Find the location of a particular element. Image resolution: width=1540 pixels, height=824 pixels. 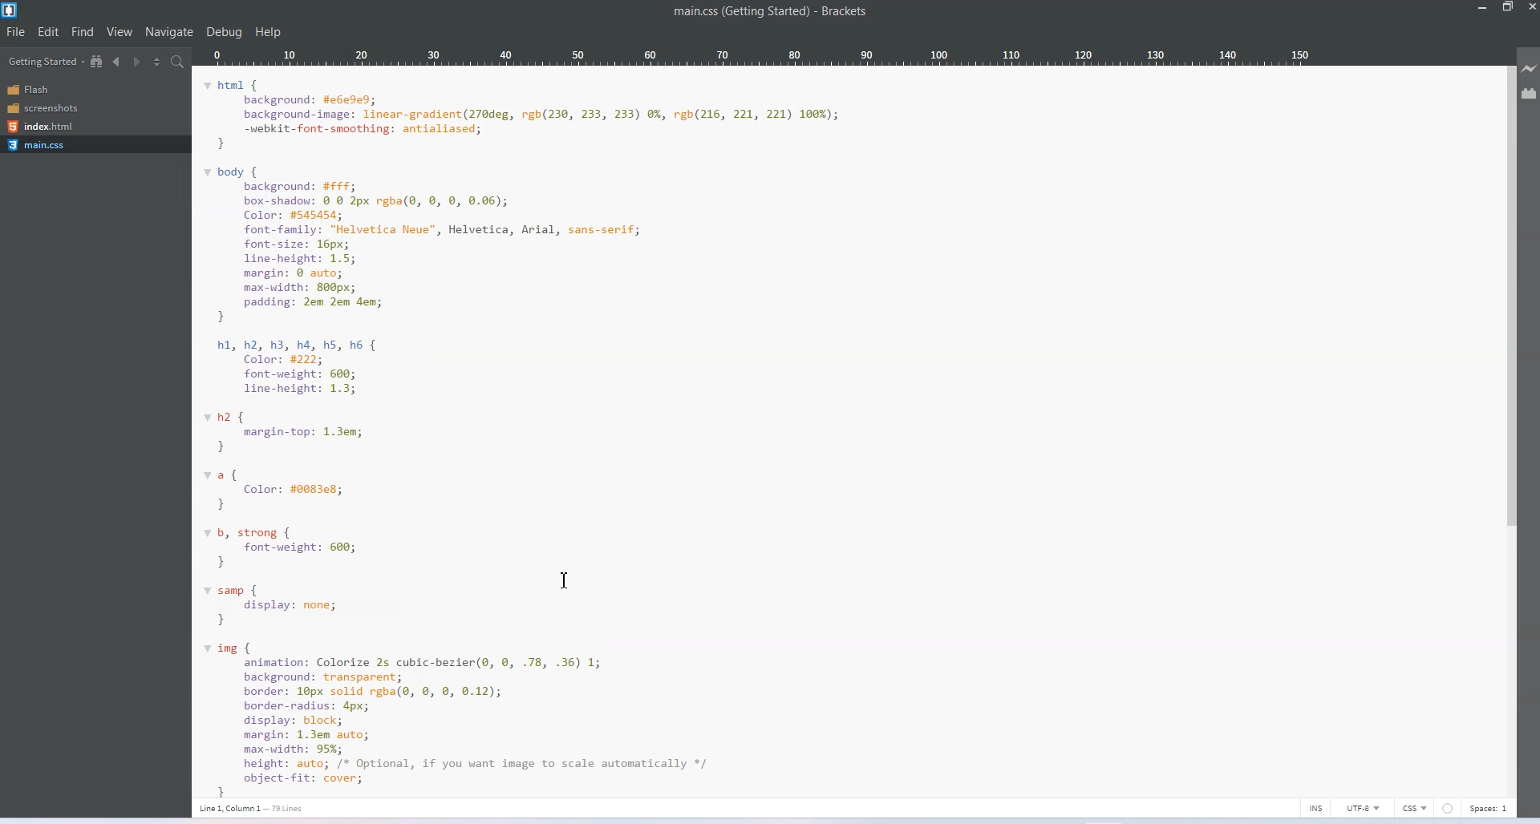

View is located at coordinates (122, 32).